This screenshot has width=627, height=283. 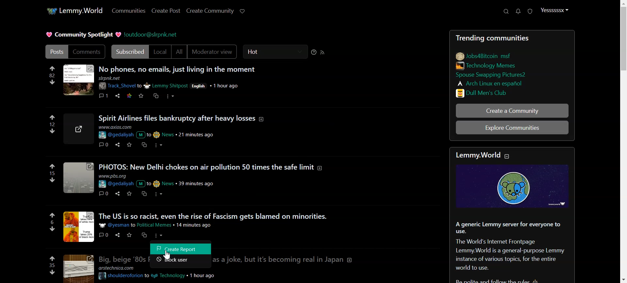 I want to click on Text, so click(x=82, y=35).